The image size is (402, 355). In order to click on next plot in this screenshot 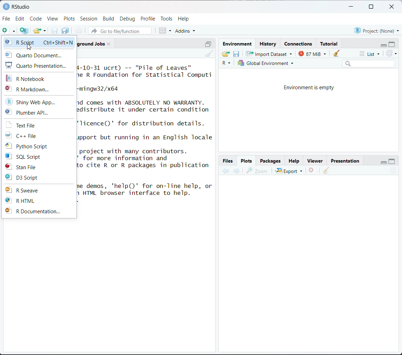, I will do `click(236, 171)`.